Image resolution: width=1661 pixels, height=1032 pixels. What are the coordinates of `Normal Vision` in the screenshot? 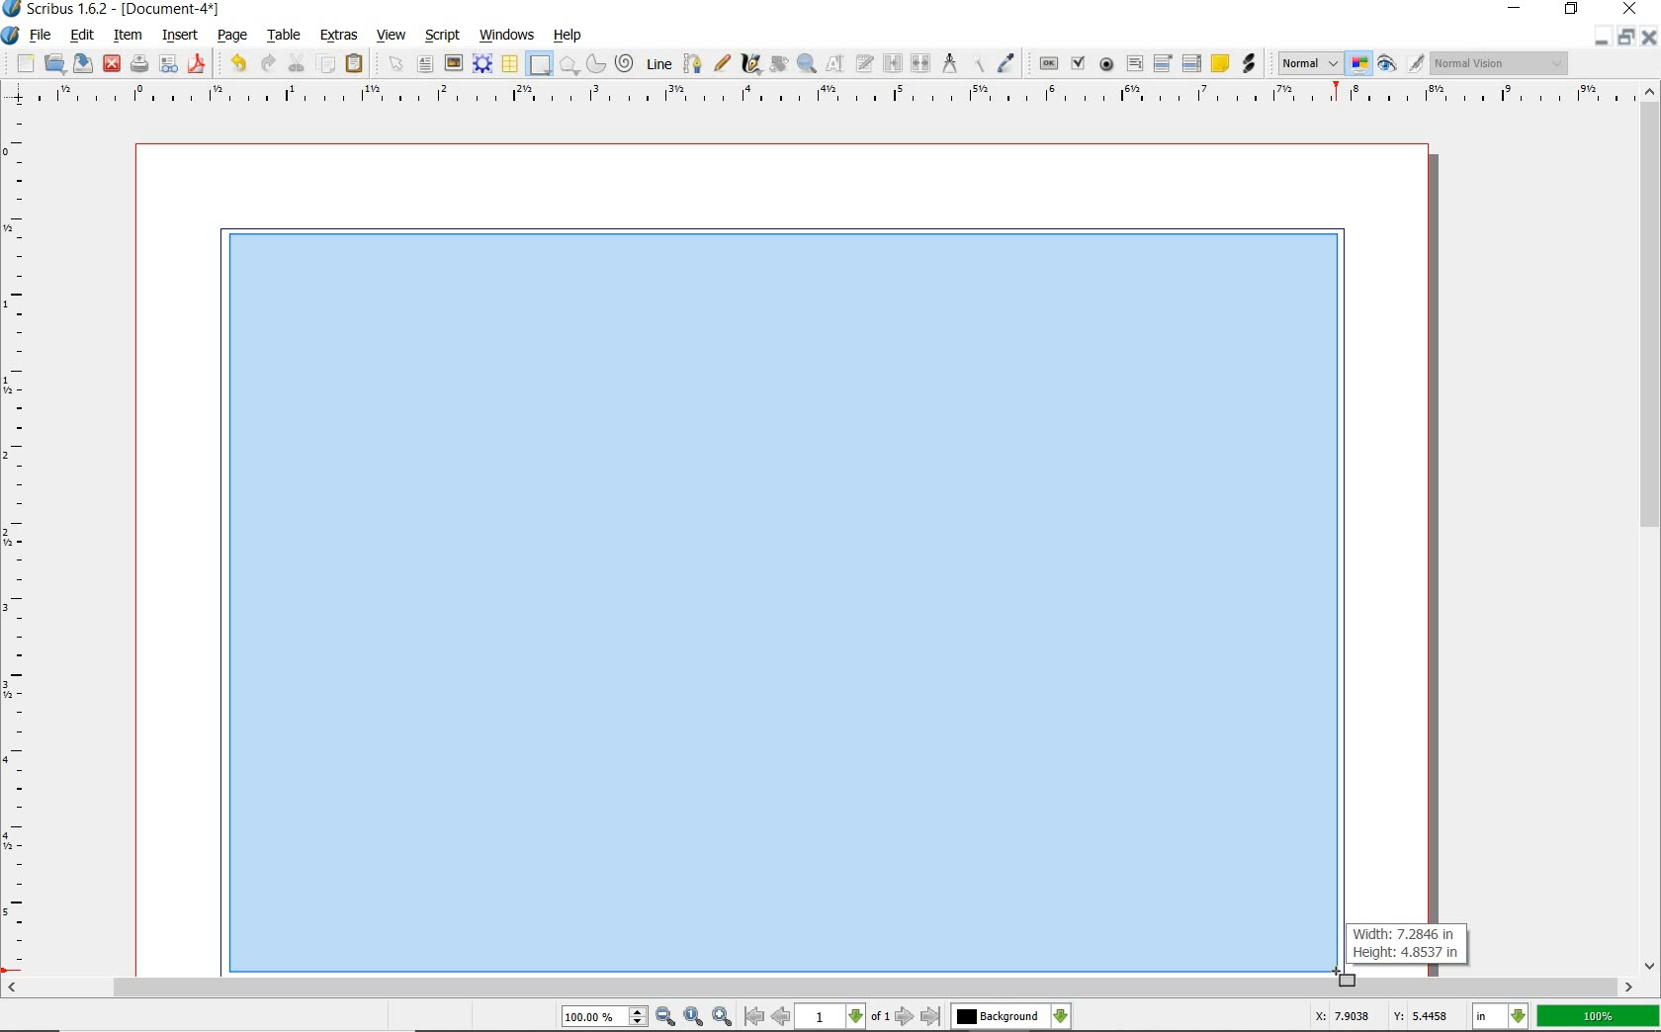 It's located at (1499, 62).